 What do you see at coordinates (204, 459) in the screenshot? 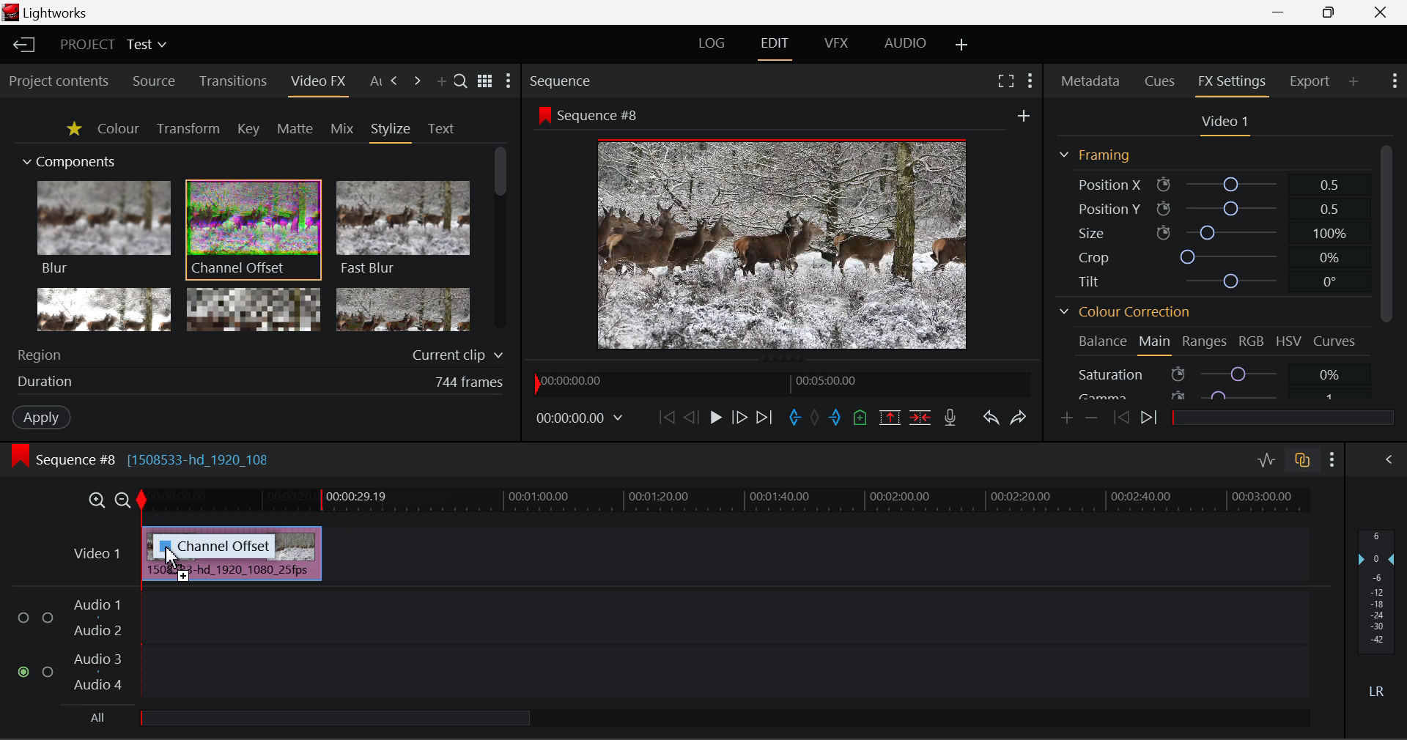
I see `[1508533-hd_1920_108` at bounding box center [204, 459].